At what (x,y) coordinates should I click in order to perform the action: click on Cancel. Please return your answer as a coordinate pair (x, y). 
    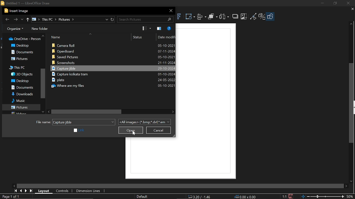
    Looking at the image, I should click on (158, 130).